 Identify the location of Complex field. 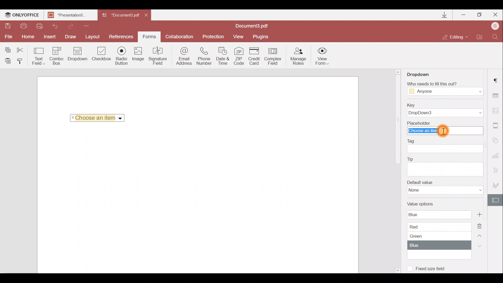
(273, 56).